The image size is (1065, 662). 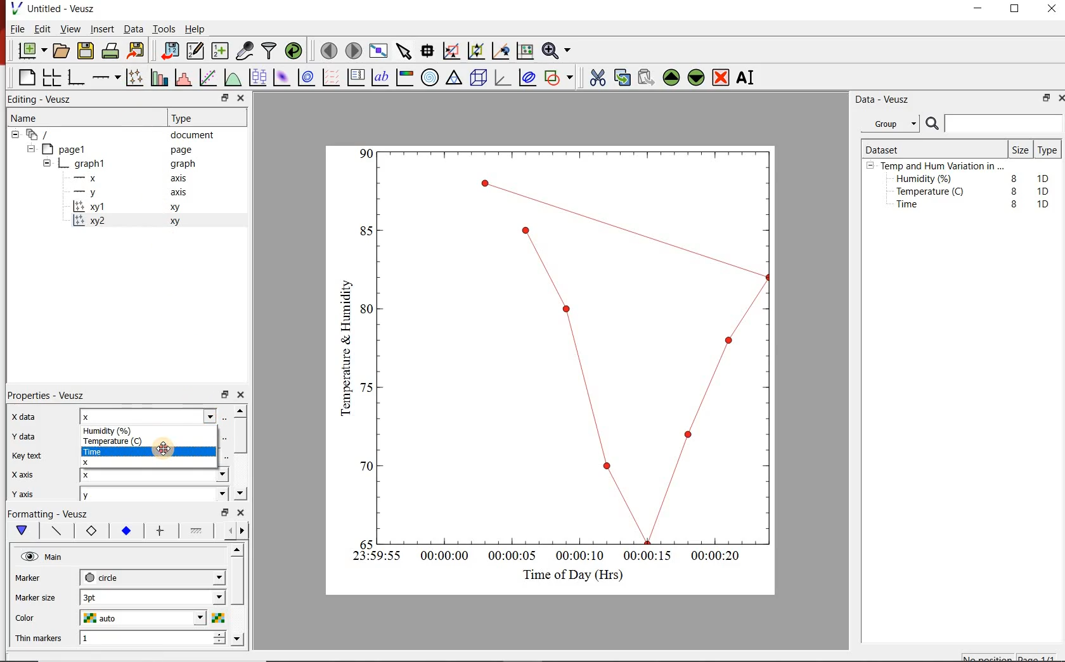 What do you see at coordinates (111, 53) in the screenshot?
I see `print the document` at bounding box center [111, 53].